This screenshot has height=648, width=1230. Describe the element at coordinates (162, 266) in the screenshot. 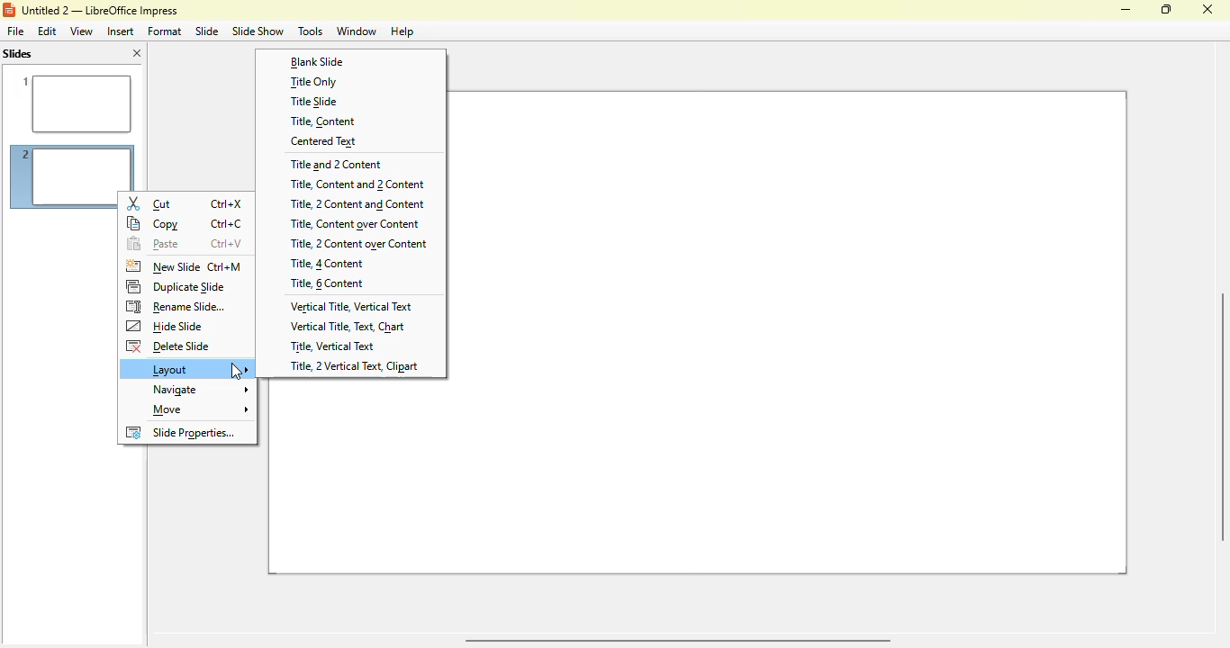

I see `new slide` at that location.